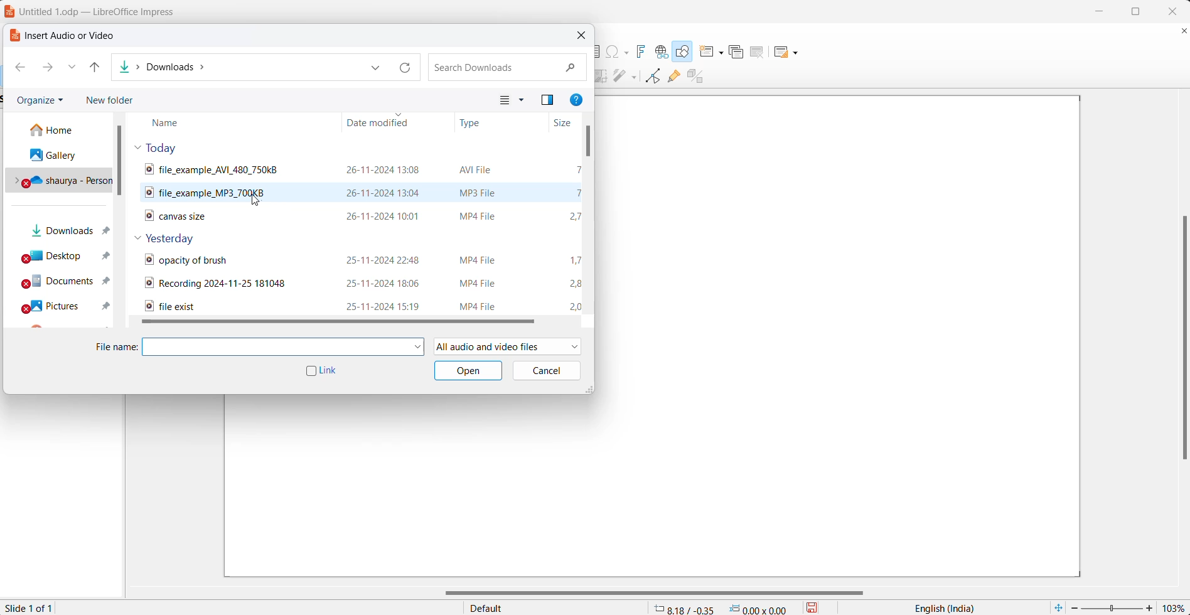 The height and width of the screenshot is (615, 1190). Describe the element at coordinates (242, 283) in the screenshot. I see `video files name` at that location.